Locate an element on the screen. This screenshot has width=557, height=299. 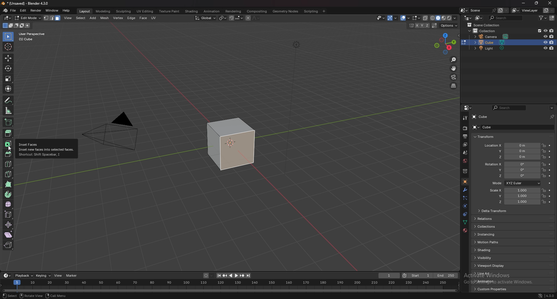
motion paths is located at coordinates (492, 242).